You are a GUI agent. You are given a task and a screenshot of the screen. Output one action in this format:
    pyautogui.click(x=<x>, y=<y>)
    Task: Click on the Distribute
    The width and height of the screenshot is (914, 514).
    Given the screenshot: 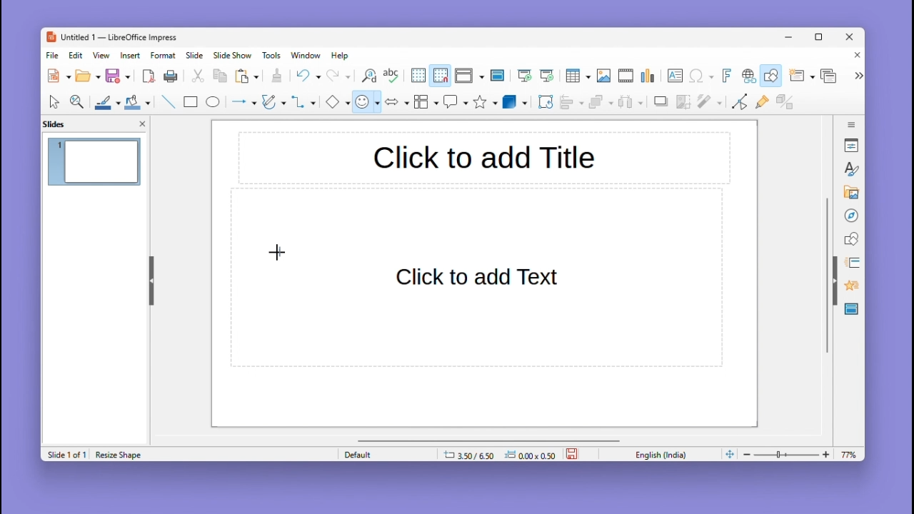 What is the action you would take?
    pyautogui.click(x=633, y=104)
    